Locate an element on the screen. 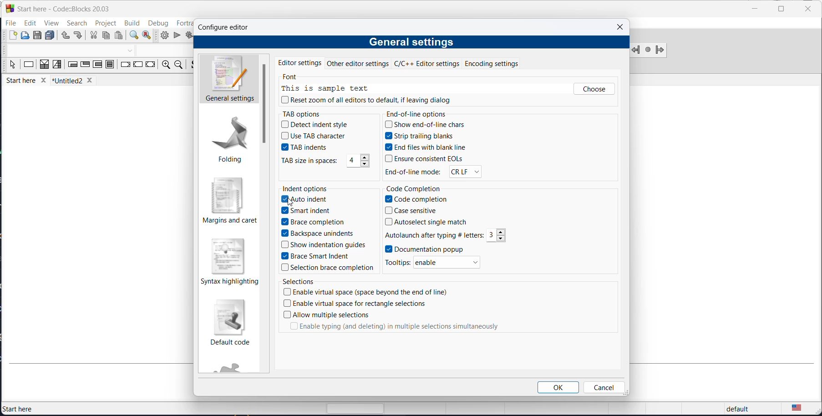 This screenshot has width=822, height=416. dropdown is located at coordinates (466, 172).